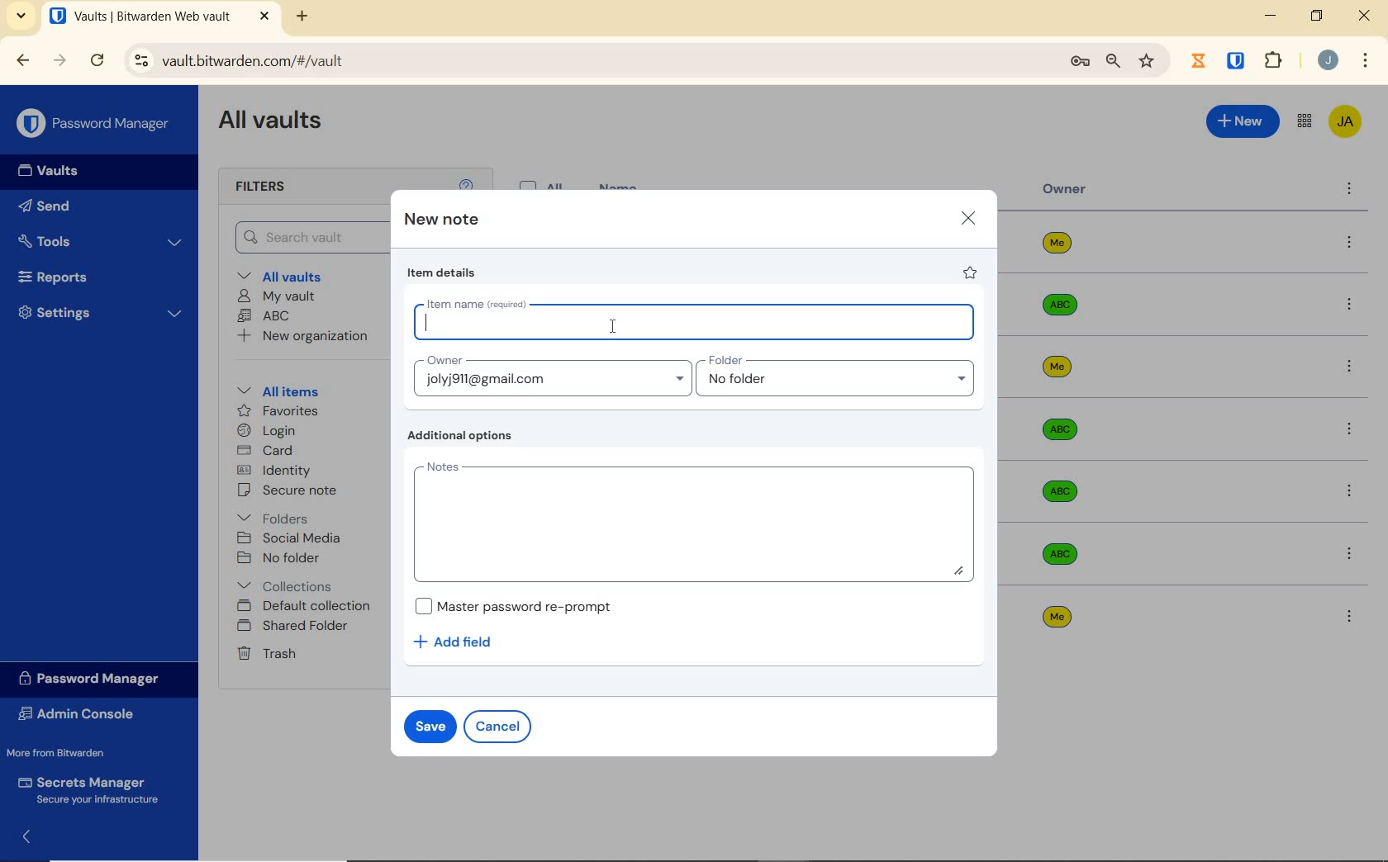 This screenshot has width=1388, height=862. What do you see at coordinates (282, 558) in the screenshot?
I see `No folder` at bounding box center [282, 558].